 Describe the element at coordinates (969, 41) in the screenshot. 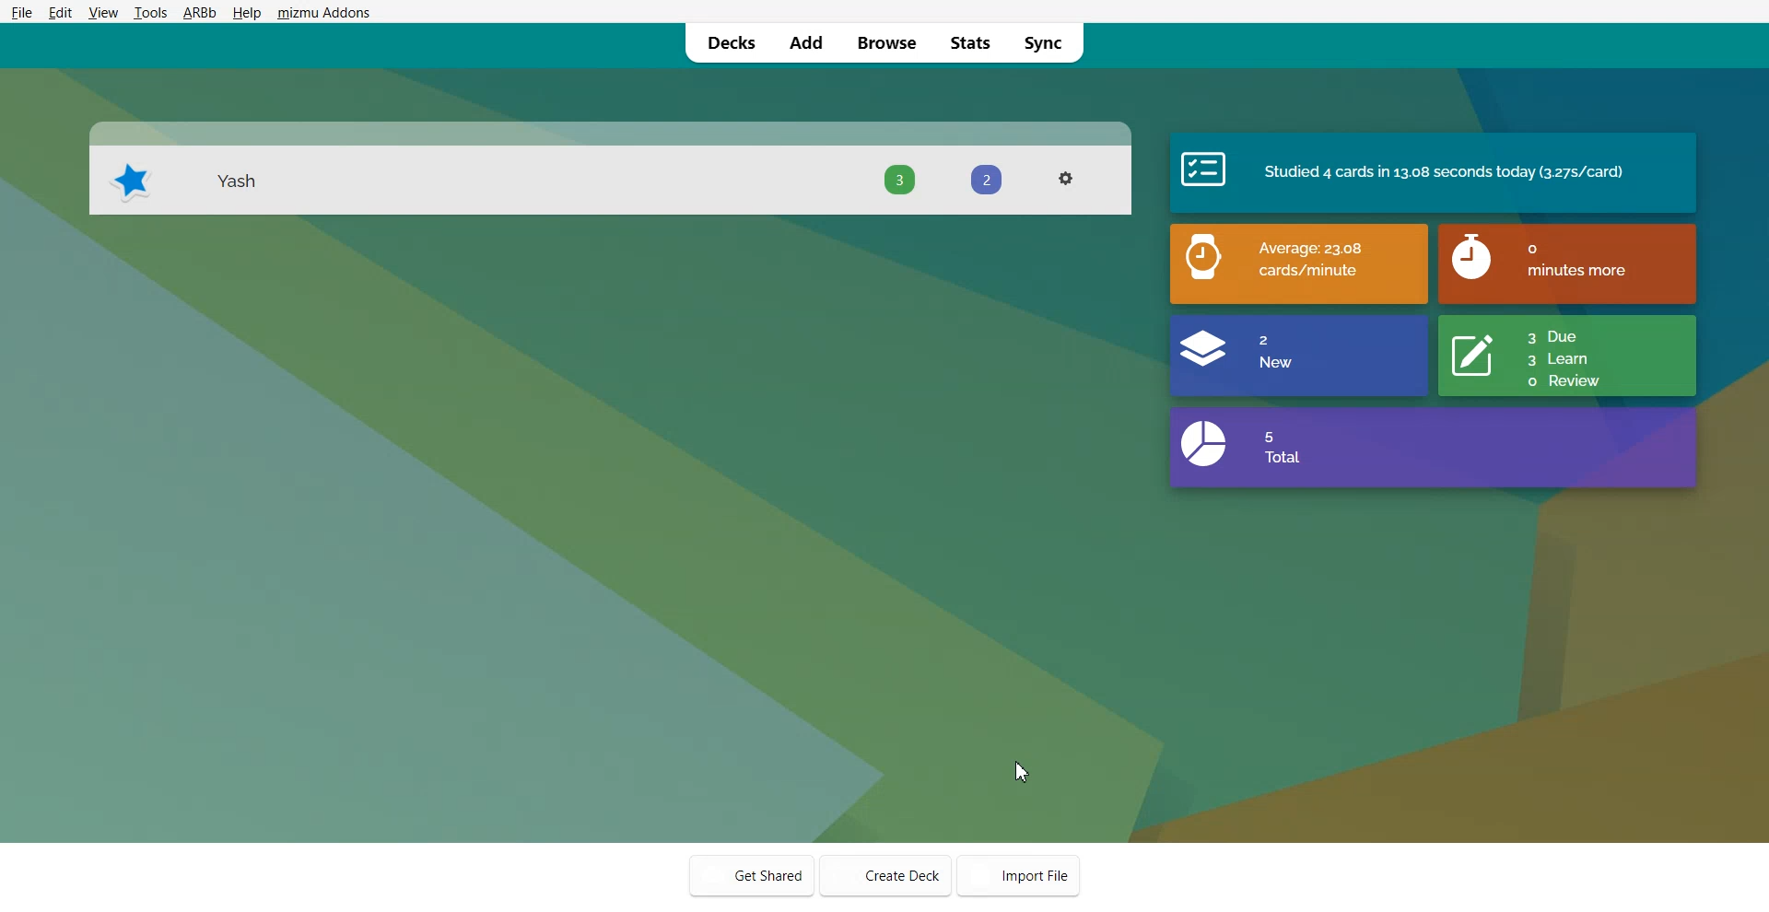

I see `Stats` at that location.